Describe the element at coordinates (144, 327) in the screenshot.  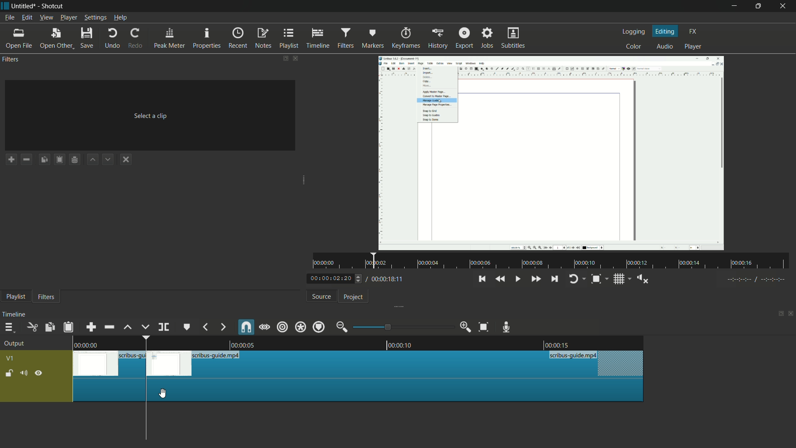
I see `overwrite` at that location.